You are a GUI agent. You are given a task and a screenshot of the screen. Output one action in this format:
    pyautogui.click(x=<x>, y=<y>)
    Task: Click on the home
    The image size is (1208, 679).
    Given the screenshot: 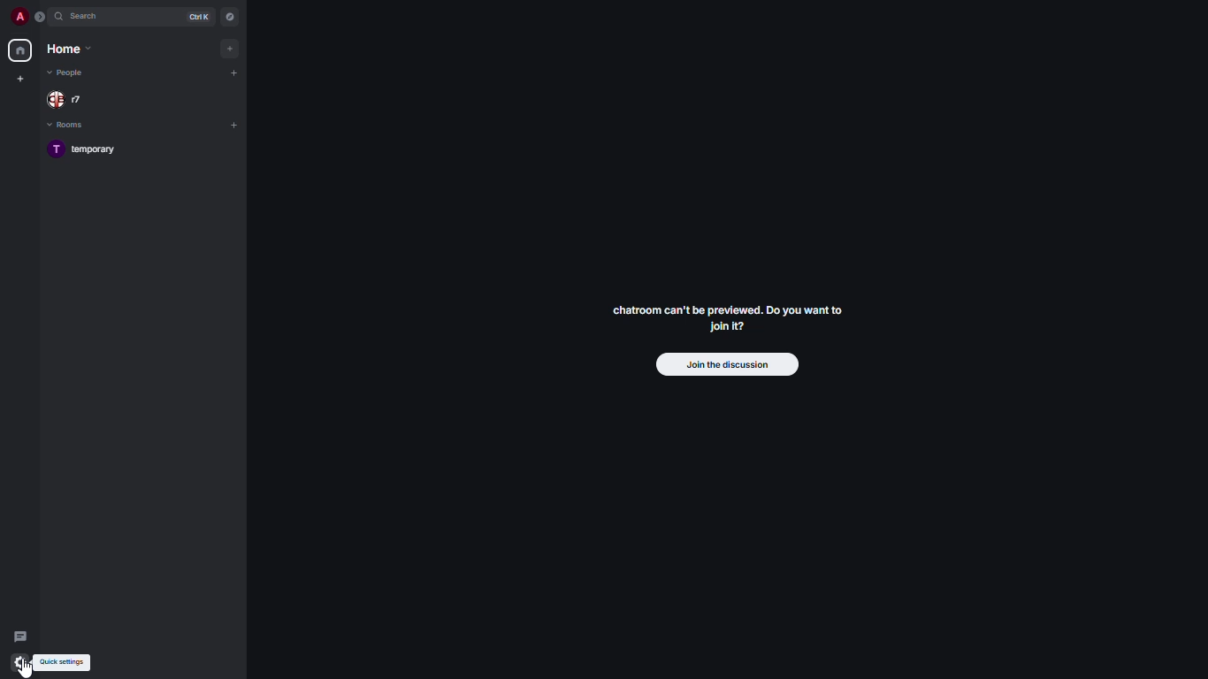 What is the action you would take?
    pyautogui.click(x=19, y=50)
    